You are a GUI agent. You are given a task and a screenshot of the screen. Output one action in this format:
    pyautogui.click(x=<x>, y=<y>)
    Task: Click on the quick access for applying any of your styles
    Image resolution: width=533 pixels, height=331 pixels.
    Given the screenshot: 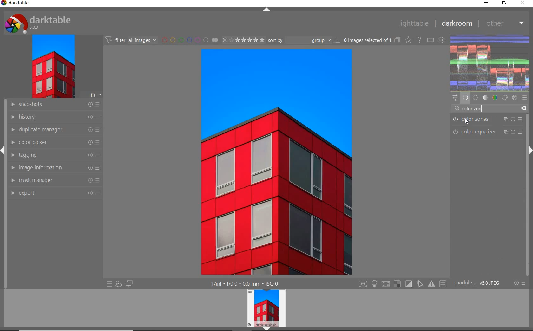 What is the action you would take?
    pyautogui.click(x=119, y=284)
    